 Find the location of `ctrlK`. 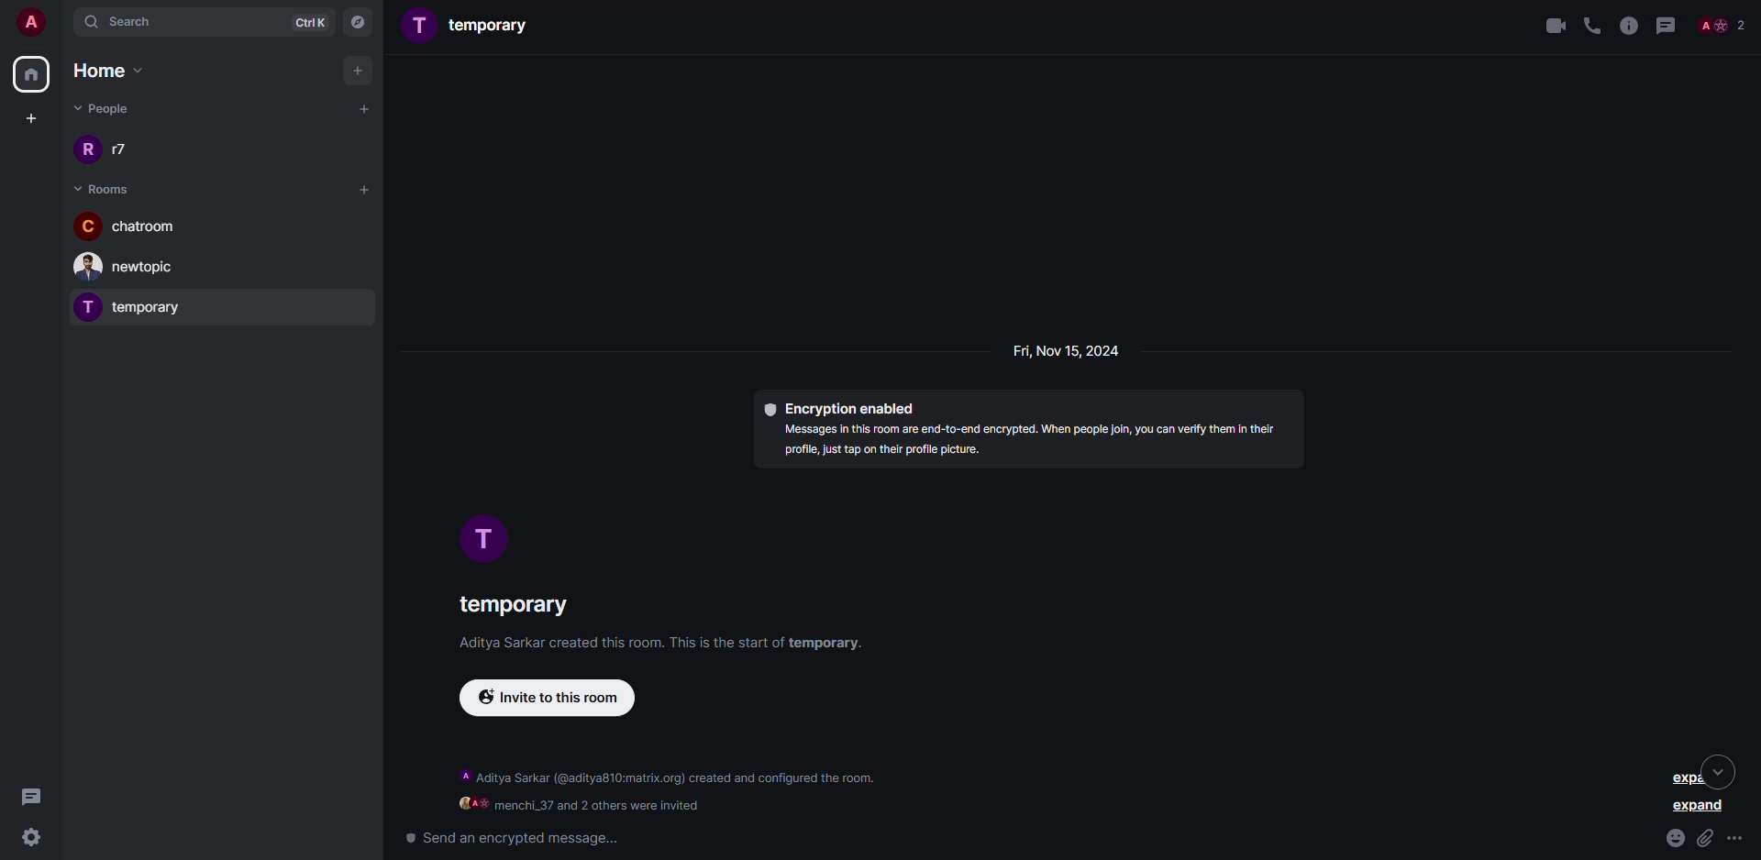

ctrlK is located at coordinates (309, 21).